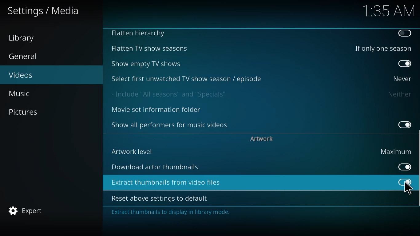 The image size is (420, 236). What do you see at coordinates (403, 124) in the screenshot?
I see `enabled` at bounding box center [403, 124].